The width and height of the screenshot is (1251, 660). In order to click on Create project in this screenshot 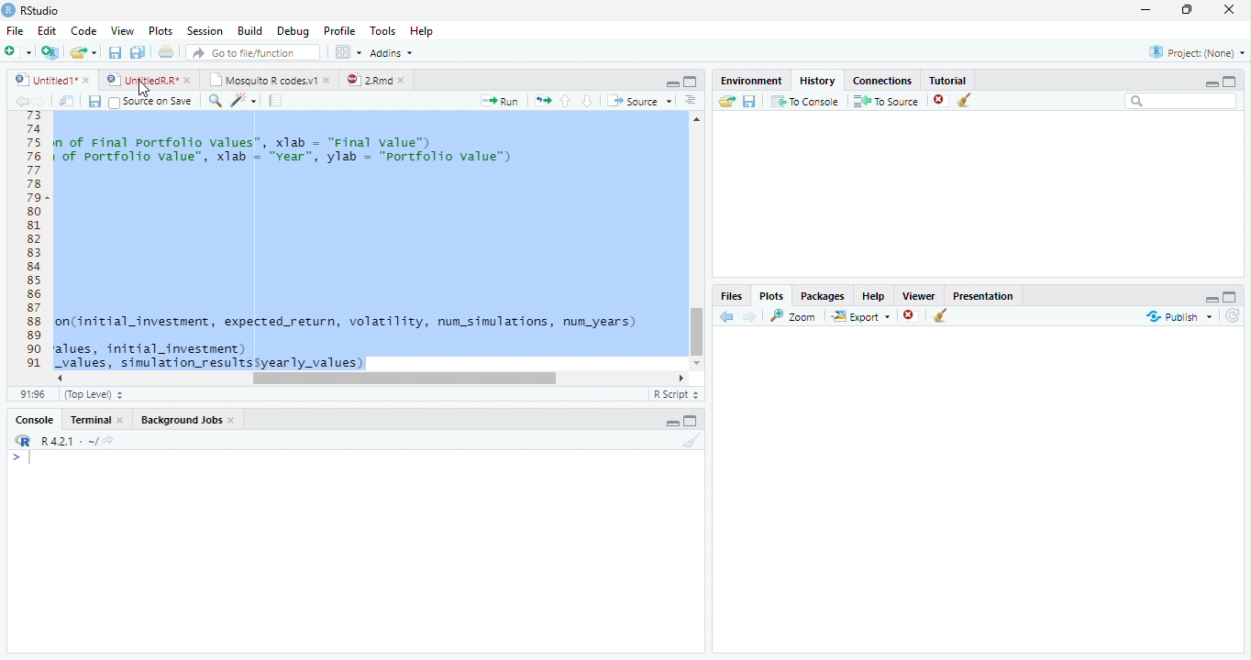, I will do `click(50, 52)`.